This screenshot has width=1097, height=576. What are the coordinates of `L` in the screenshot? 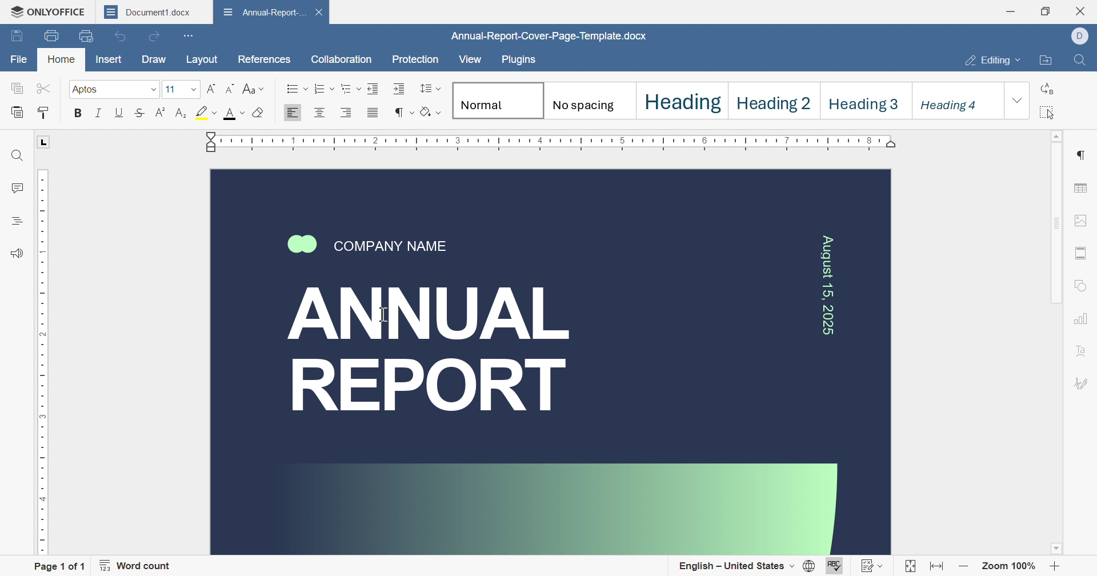 It's located at (43, 143).